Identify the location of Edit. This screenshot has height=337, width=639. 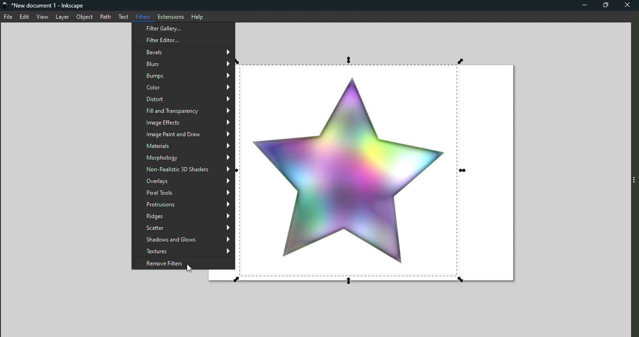
(25, 16).